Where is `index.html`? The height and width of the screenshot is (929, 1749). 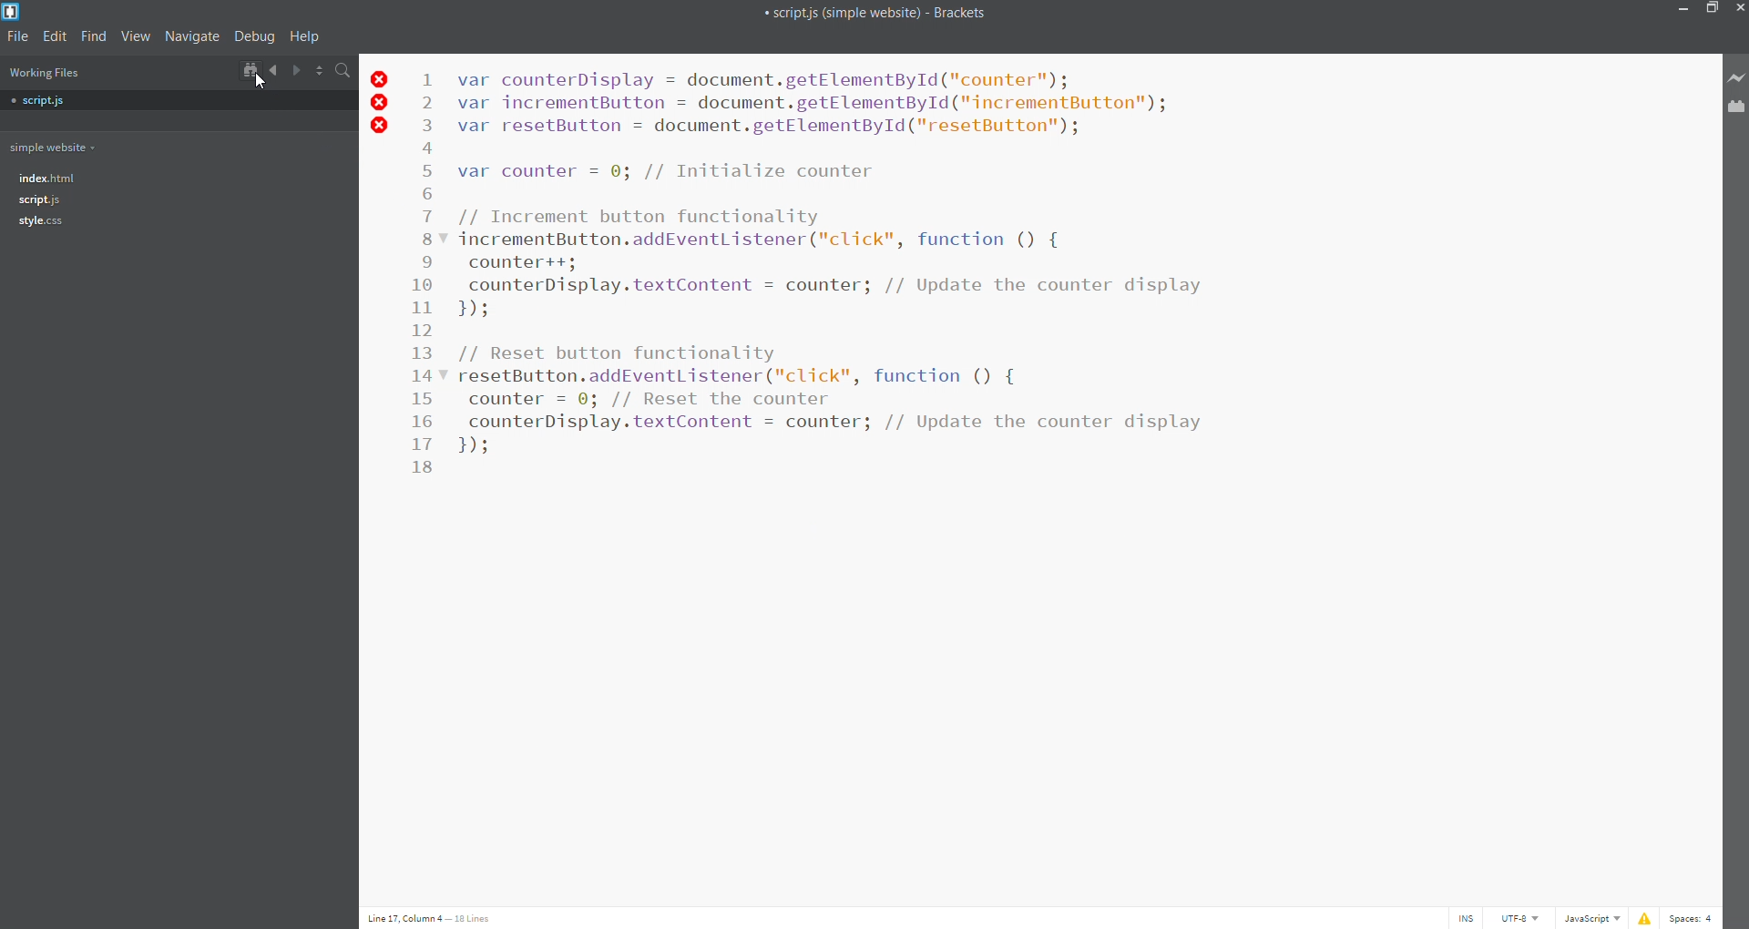
index.html is located at coordinates (46, 179).